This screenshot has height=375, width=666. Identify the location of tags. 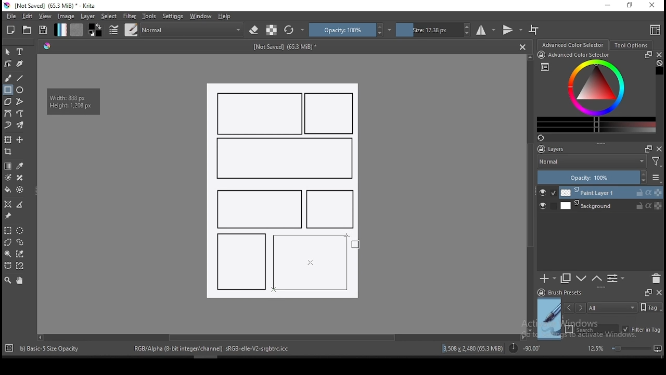
(612, 307).